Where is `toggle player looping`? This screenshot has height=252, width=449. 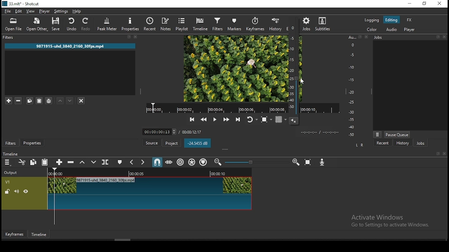 toggle player looping is located at coordinates (252, 120).